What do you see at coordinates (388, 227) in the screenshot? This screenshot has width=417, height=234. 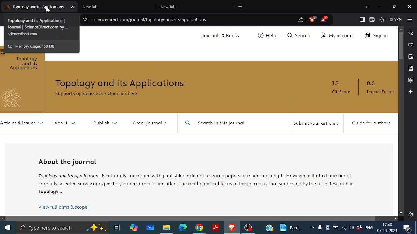 I see `Date and time` at bounding box center [388, 227].